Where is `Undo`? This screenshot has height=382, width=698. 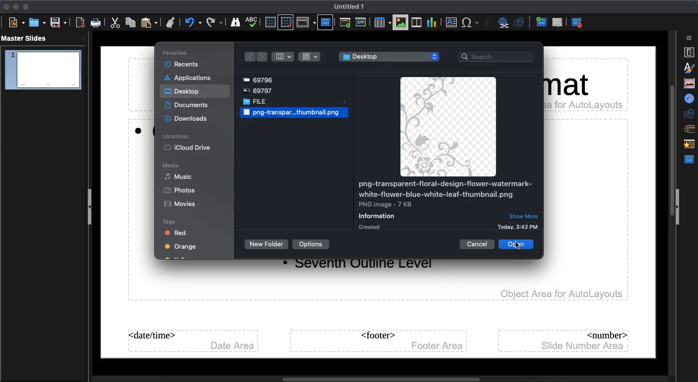 Undo is located at coordinates (193, 22).